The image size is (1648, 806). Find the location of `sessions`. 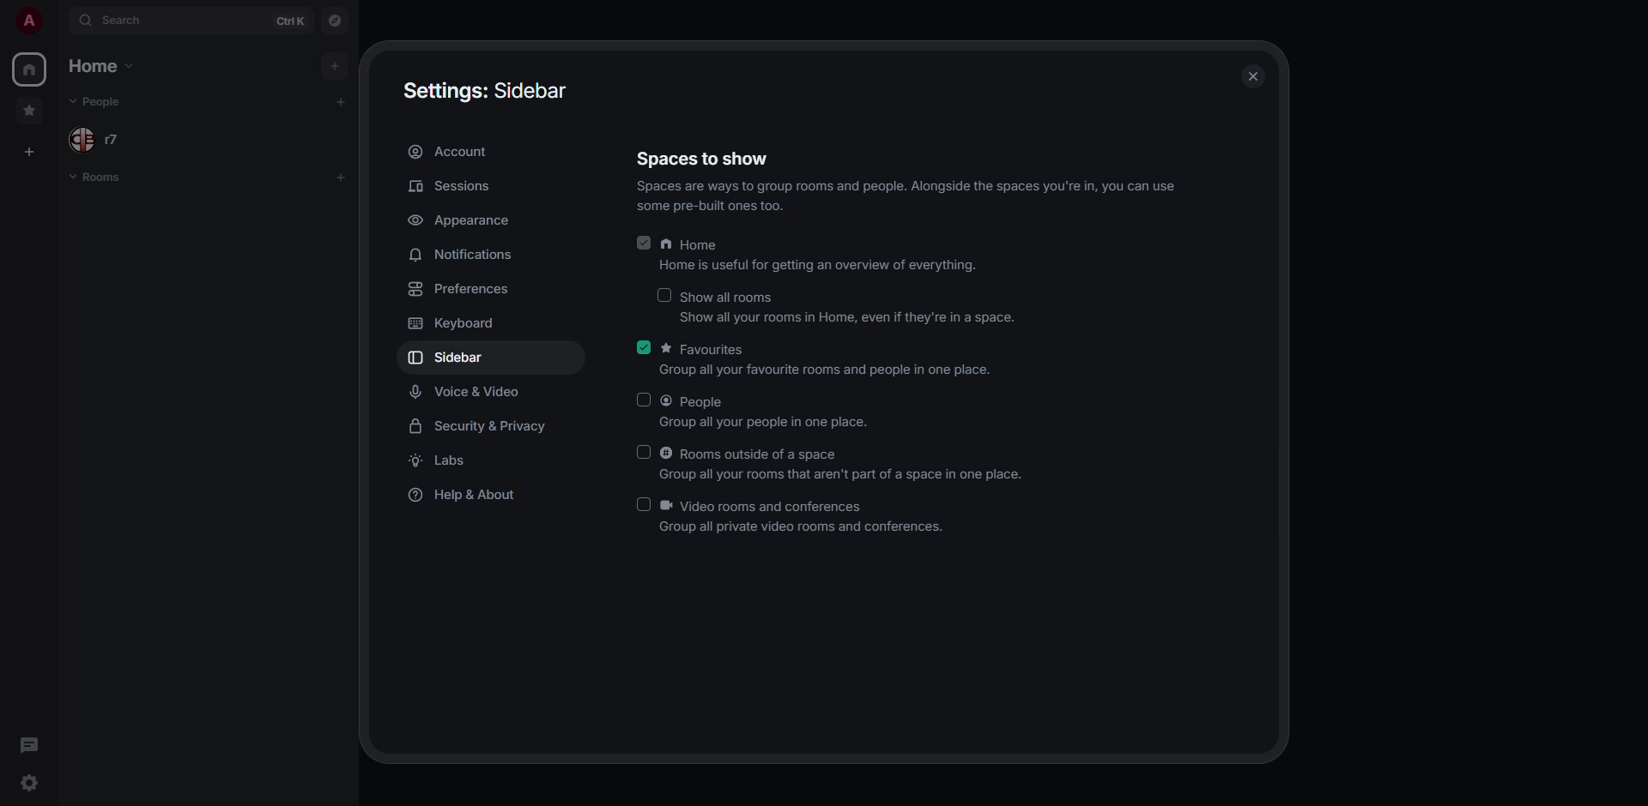

sessions is located at coordinates (451, 185).